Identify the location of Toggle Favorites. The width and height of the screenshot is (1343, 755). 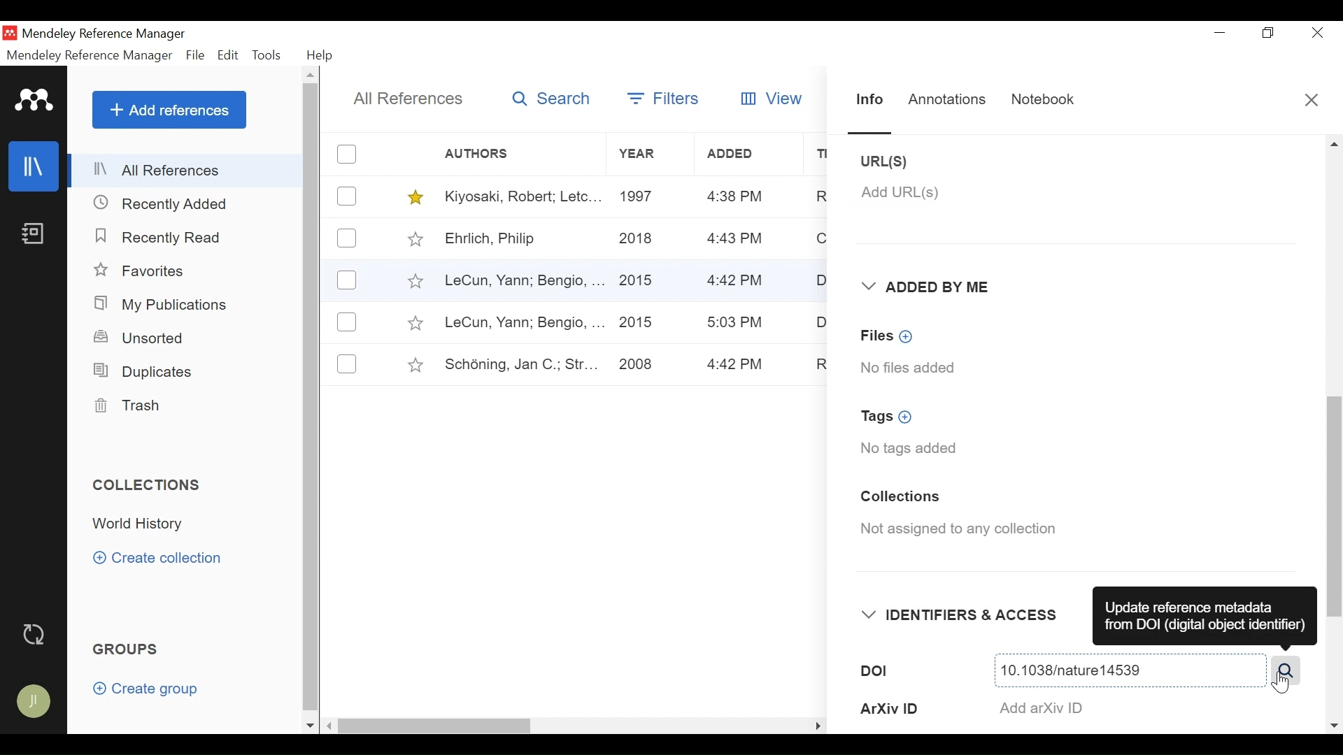
(414, 323).